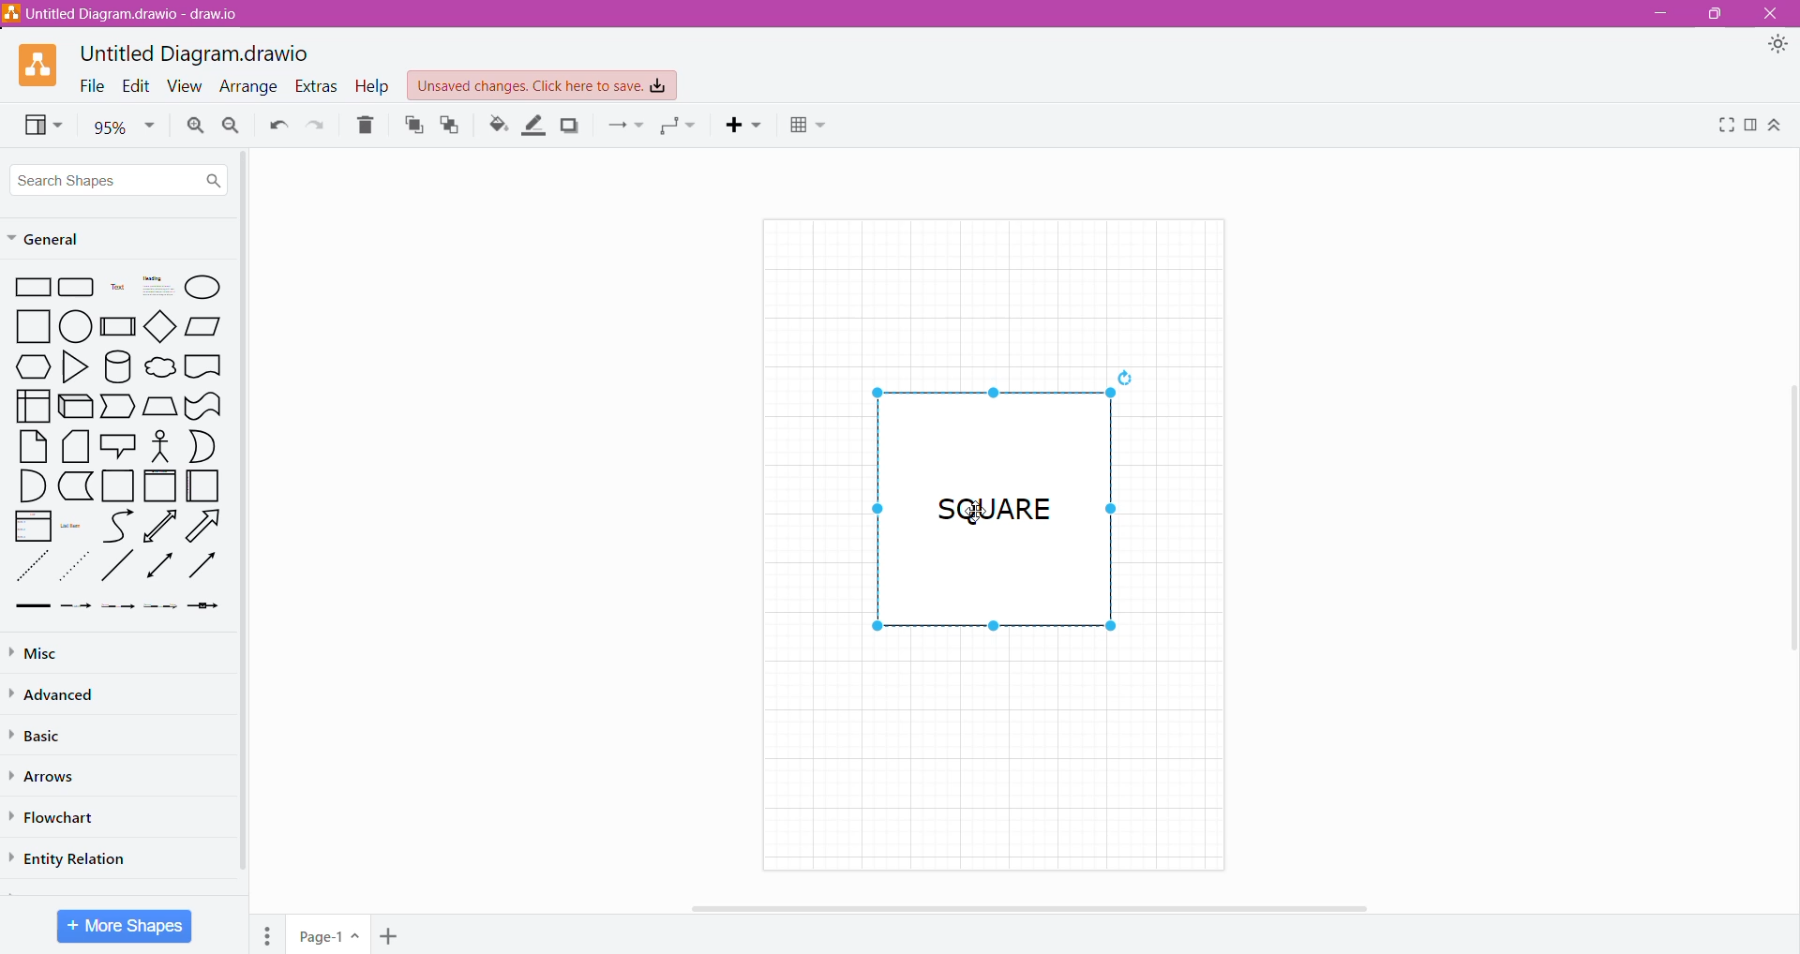 The image size is (1800, 954). What do you see at coordinates (48, 653) in the screenshot?
I see `Misc` at bounding box center [48, 653].